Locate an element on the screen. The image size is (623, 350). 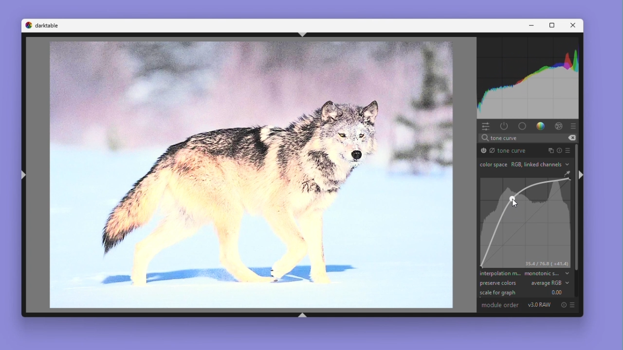
GUI Color Picker is located at coordinates (566, 174).